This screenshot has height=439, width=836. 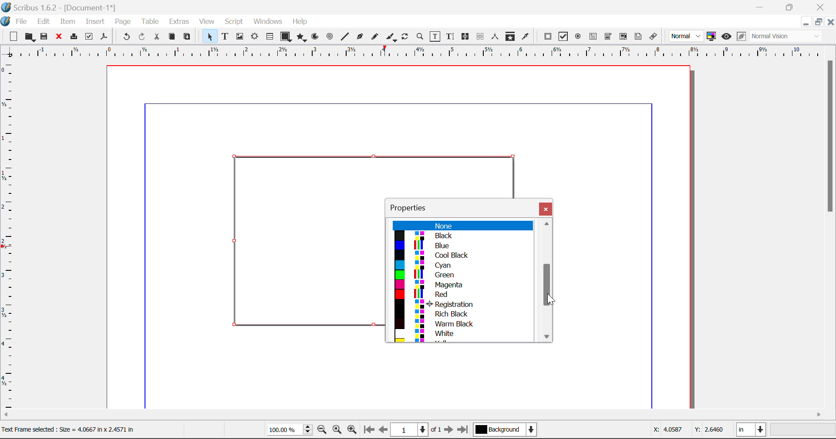 What do you see at coordinates (548, 286) in the screenshot?
I see `DRAG_TO Cursor Position` at bounding box center [548, 286].